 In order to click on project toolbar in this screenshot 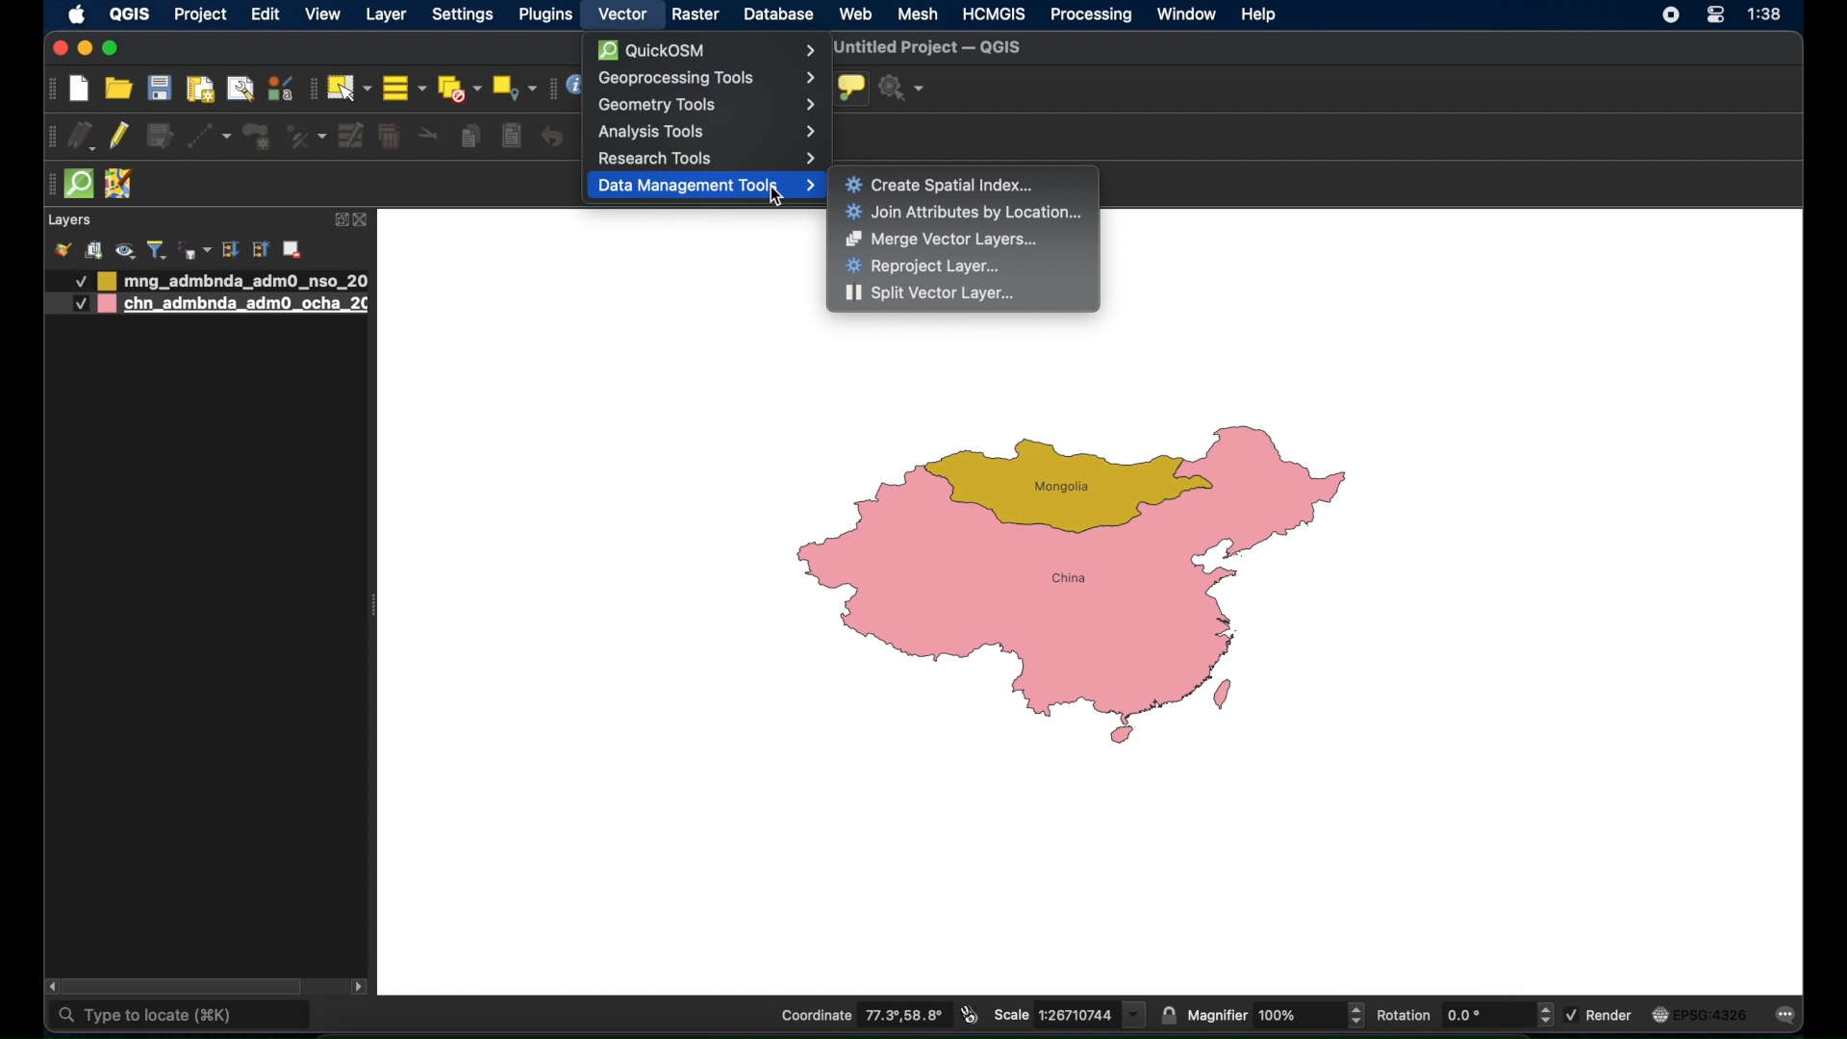, I will do `click(49, 89)`.